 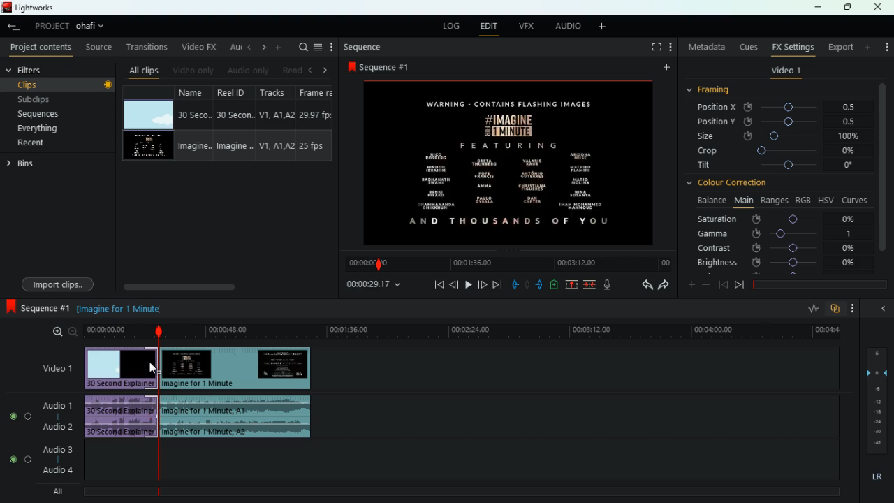 What do you see at coordinates (55, 451) in the screenshot?
I see `audio 3` at bounding box center [55, 451].